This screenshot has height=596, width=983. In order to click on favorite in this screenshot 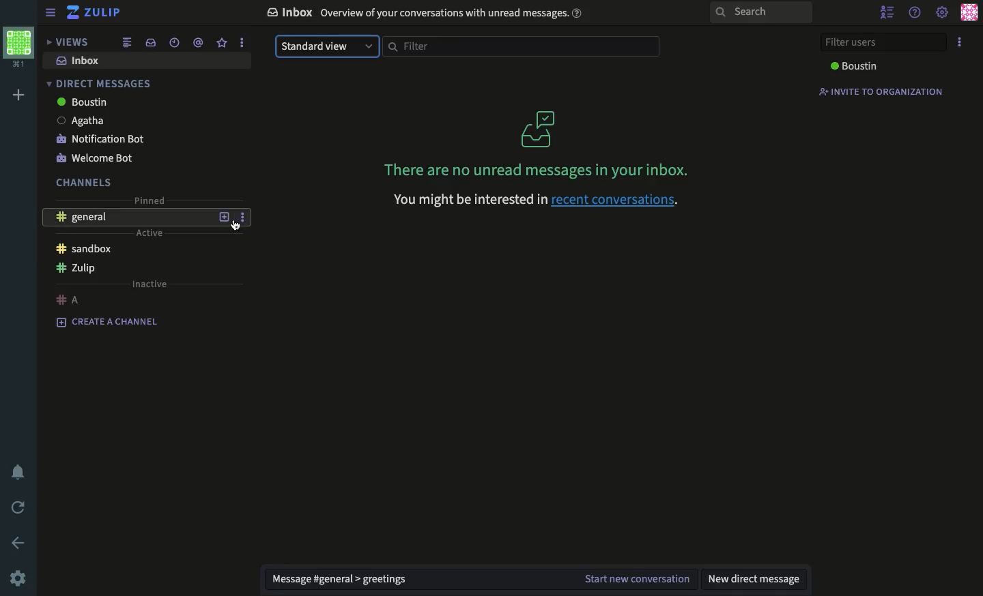, I will do `click(222, 43)`.